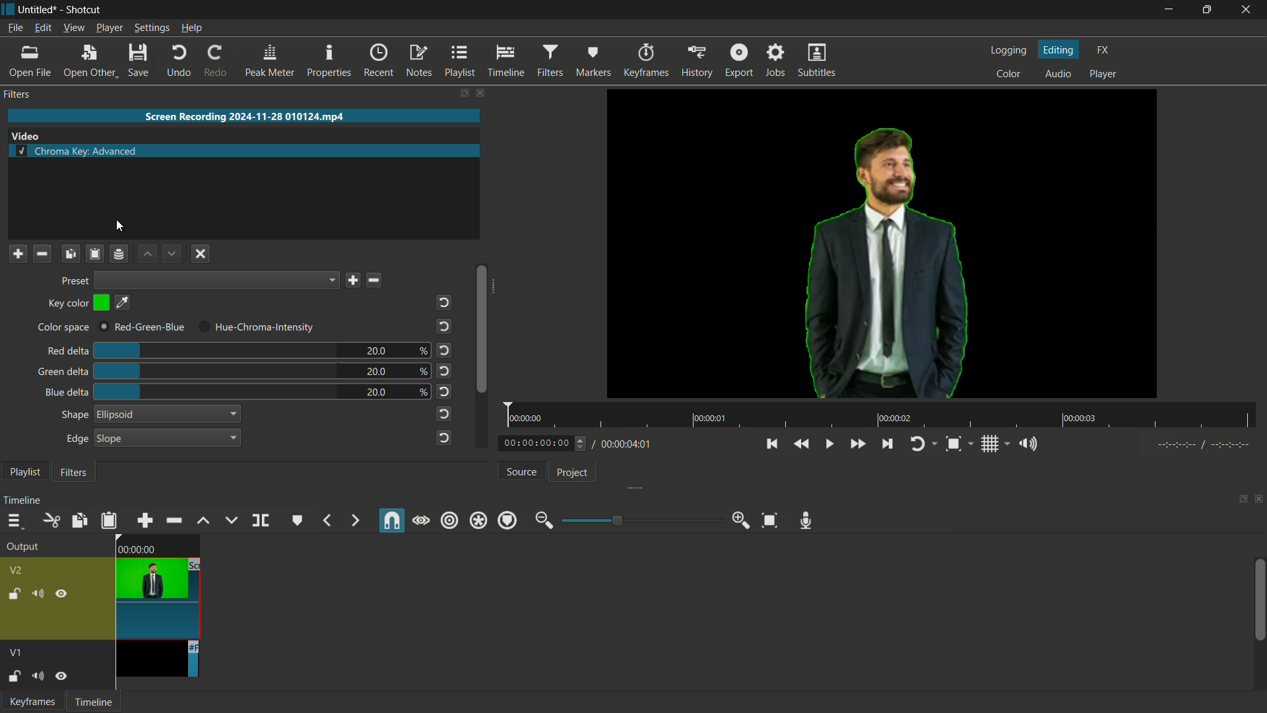  I want to click on red-green-blue, so click(150, 327).